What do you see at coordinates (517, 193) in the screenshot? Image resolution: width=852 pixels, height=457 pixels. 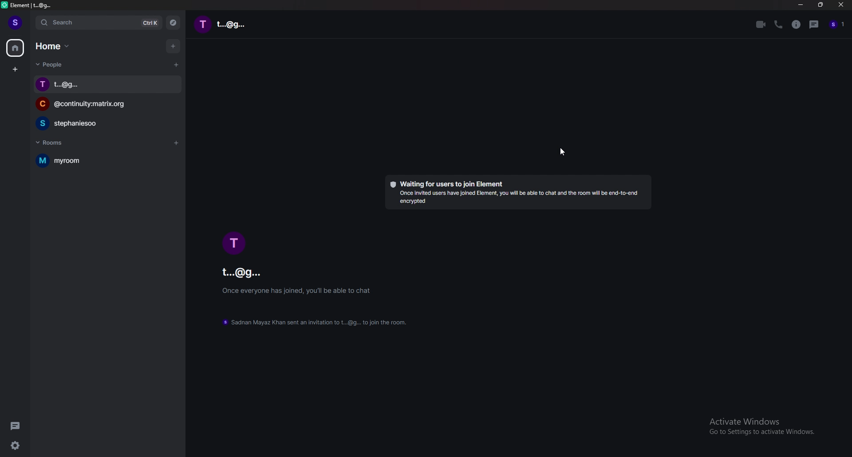 I see `info` at bounding box center [517, 193].